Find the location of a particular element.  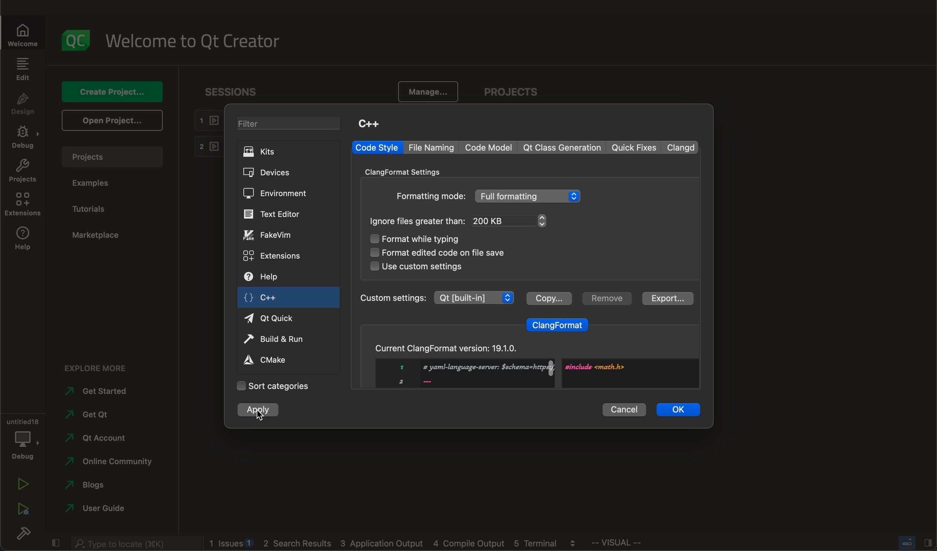

visual is located at coordinates (635, 544).